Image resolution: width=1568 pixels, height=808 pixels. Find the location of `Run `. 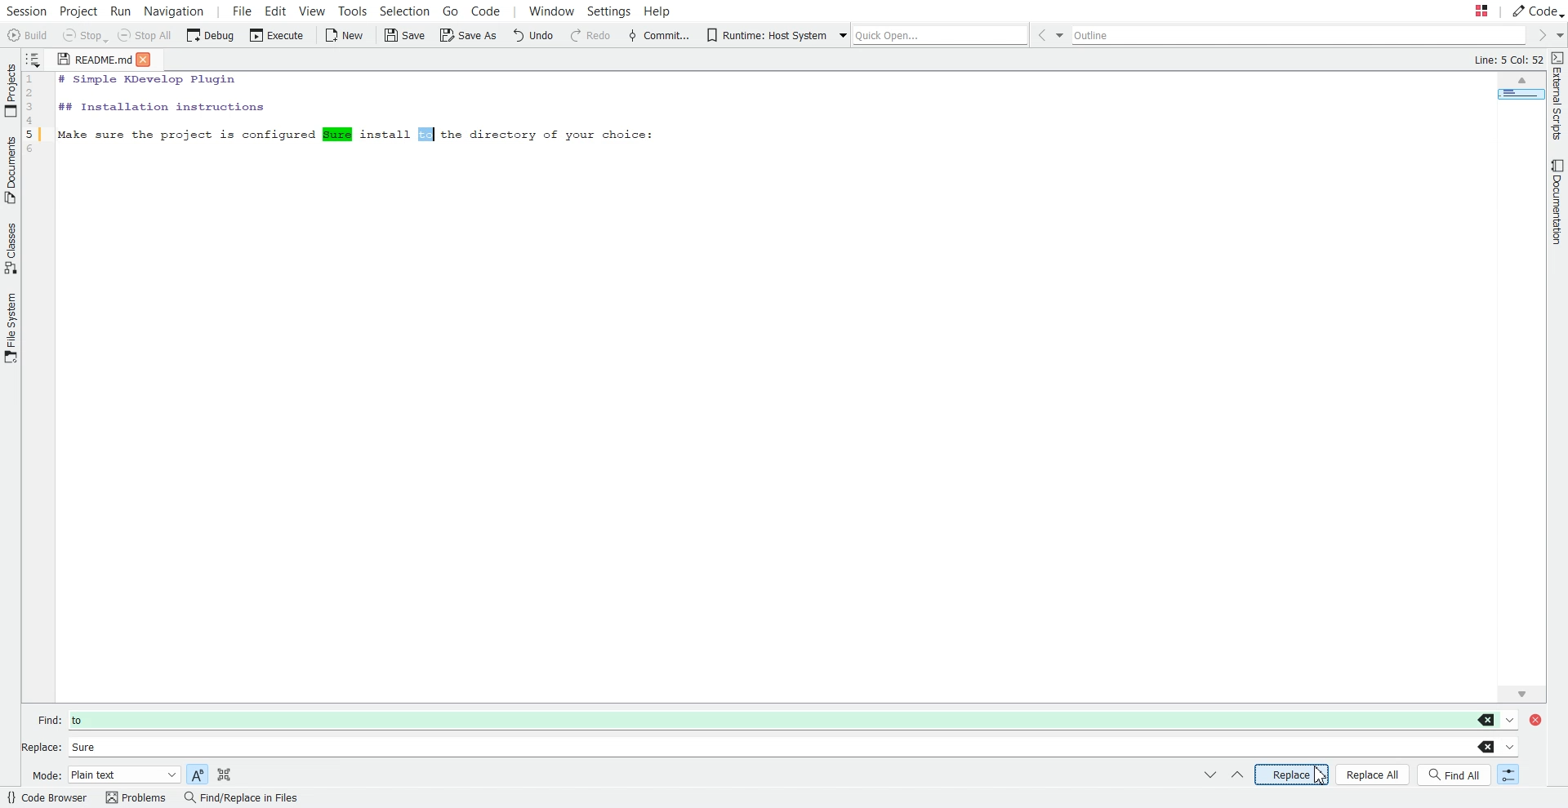

Run  is located at coordinates (123, 11).